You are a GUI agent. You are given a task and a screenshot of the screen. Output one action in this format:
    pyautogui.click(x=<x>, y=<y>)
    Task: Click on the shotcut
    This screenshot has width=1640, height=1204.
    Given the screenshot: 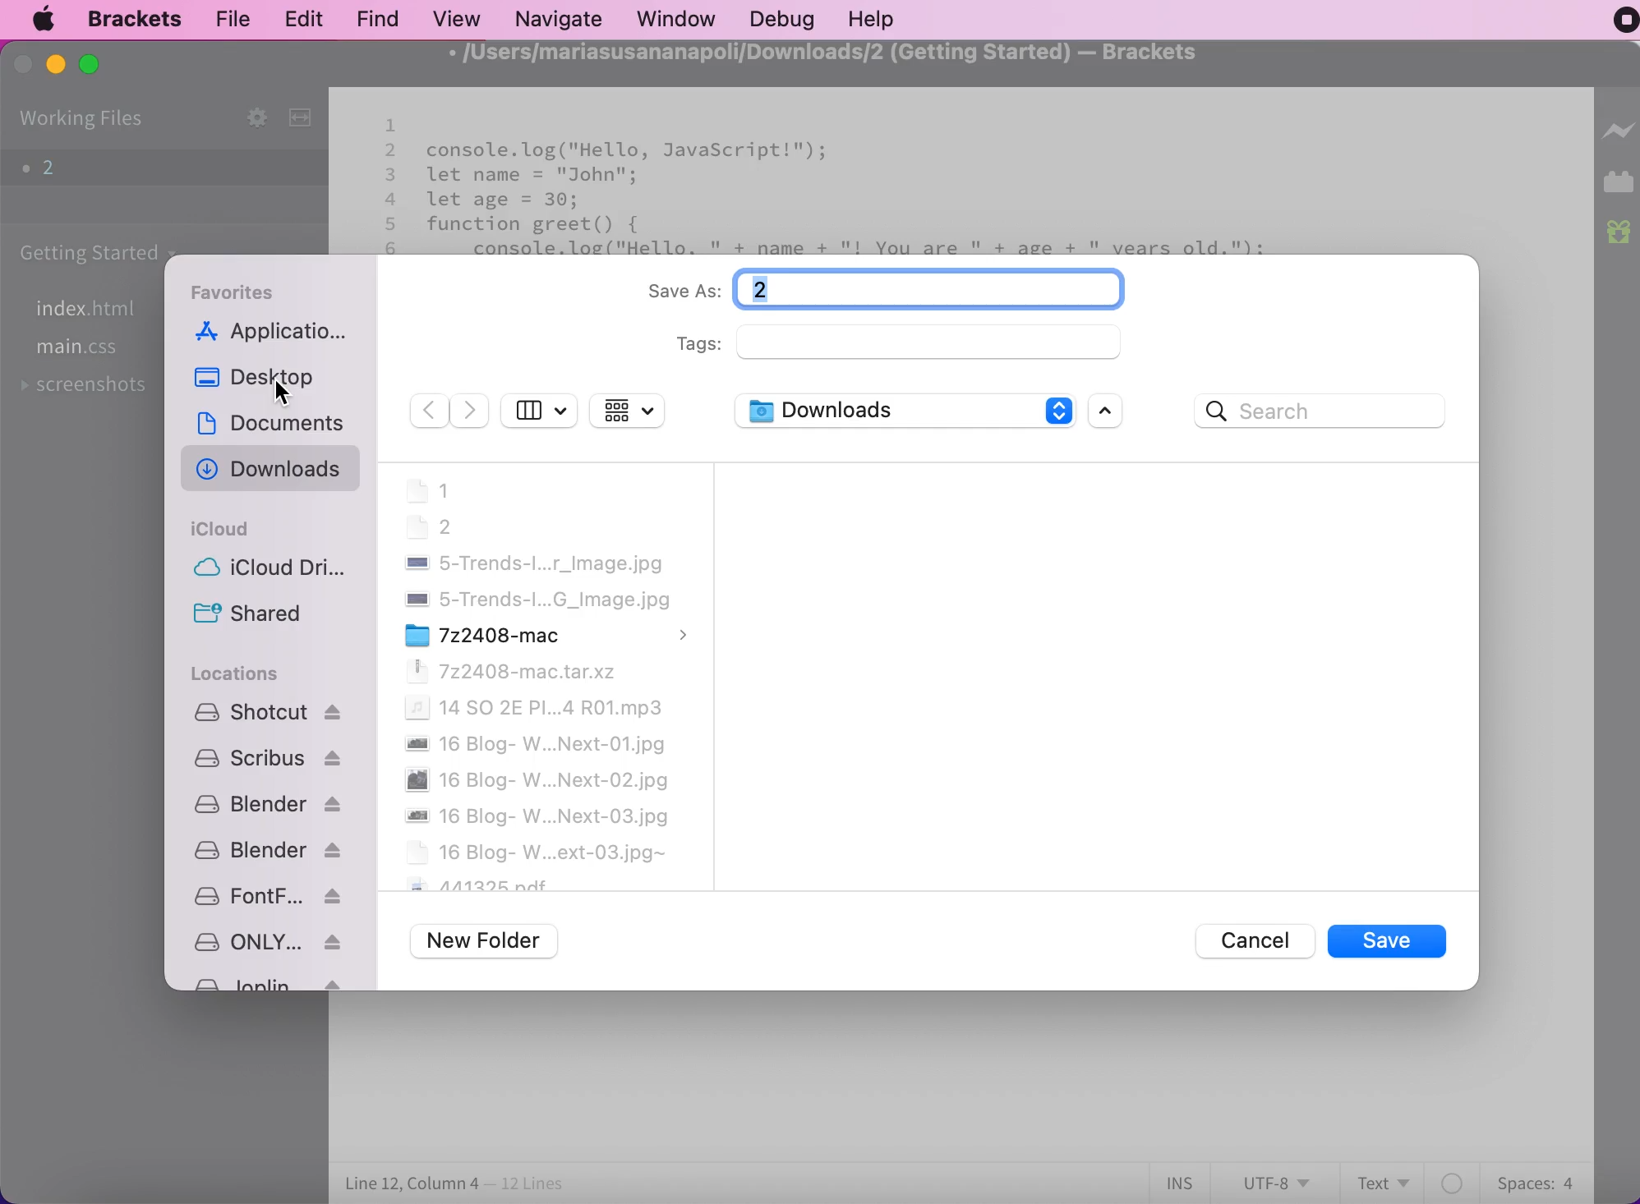 What is the action you would take?
    pyautogui.click(x=269, y=711)
    